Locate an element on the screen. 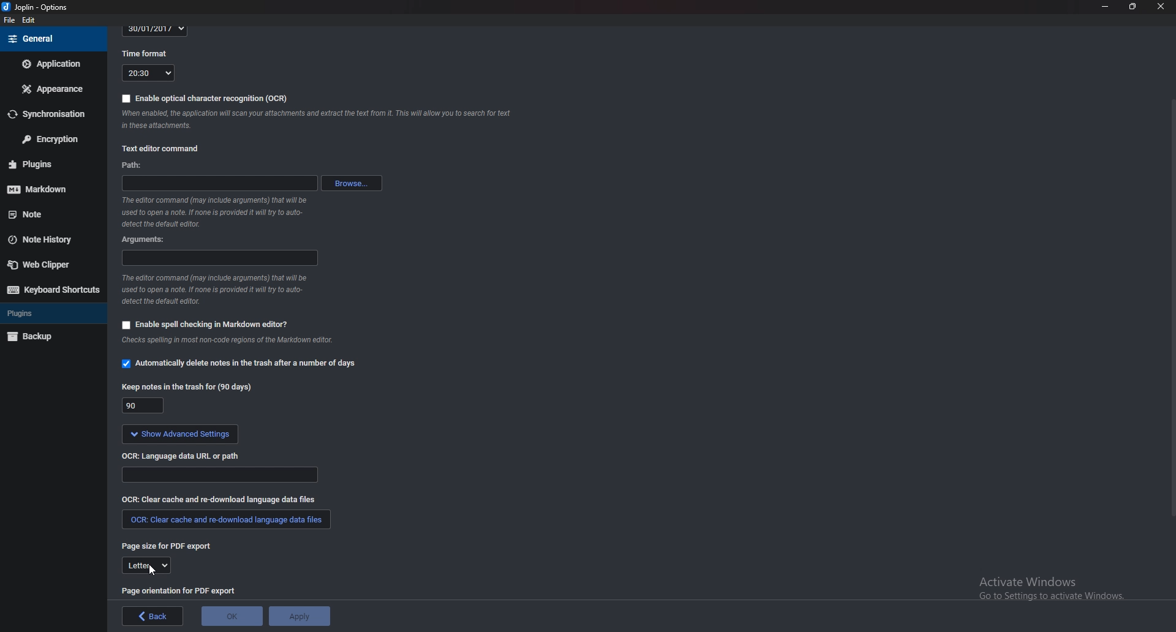 Image resolution: width=1176 pixels, height=632 pixels. ok is located at coordinates (233, 616).